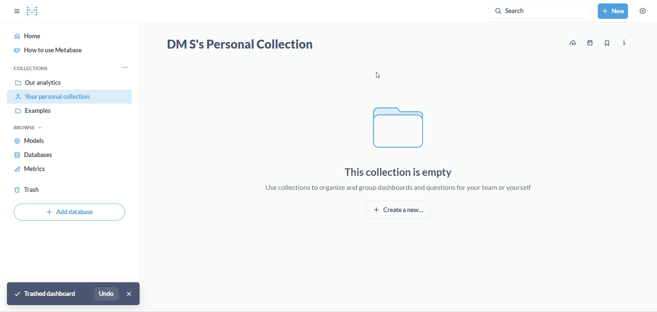  Describe the element at coordinates (646, 13) in the screenshot. I see `settings` at that location.